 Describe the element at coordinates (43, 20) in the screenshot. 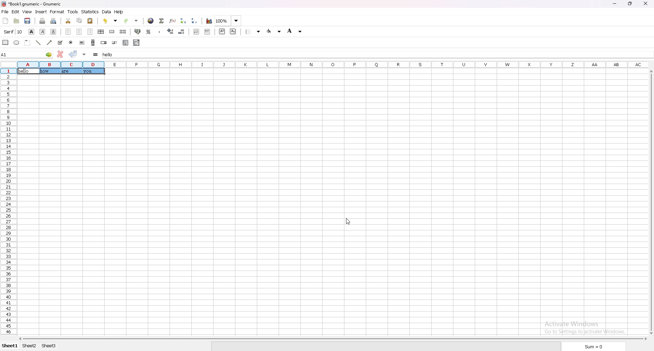

I see `print` at that location.